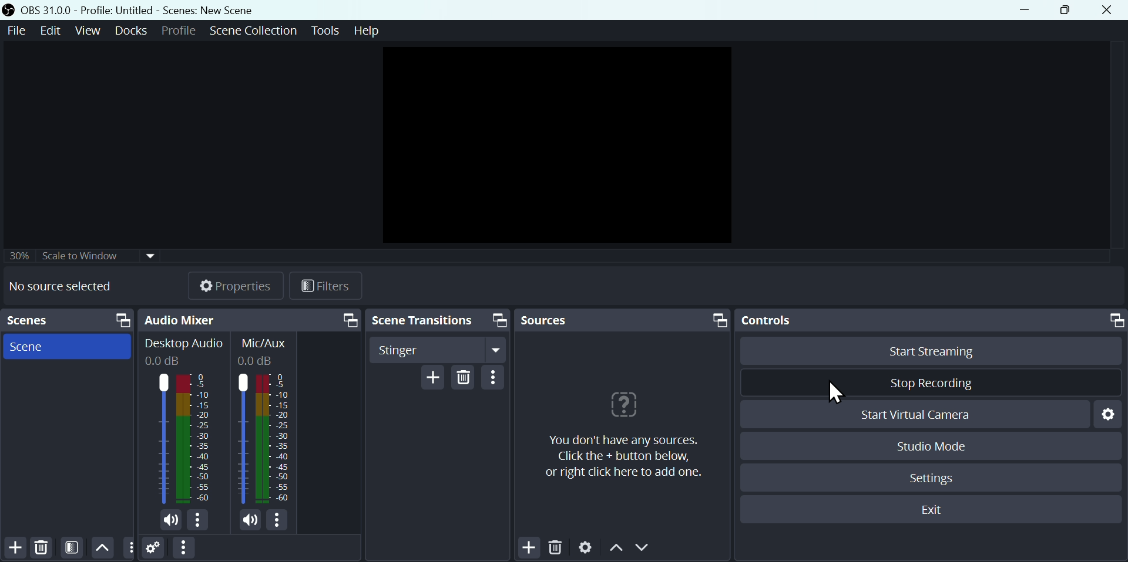 Image resolution: width=1128 pixels, height=562 pixels. I want to click on Settings, so click(934, 477).